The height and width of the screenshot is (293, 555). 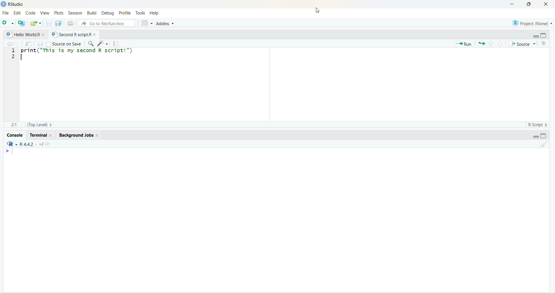 I want to click on Minimize, so click(x=511, y=4).